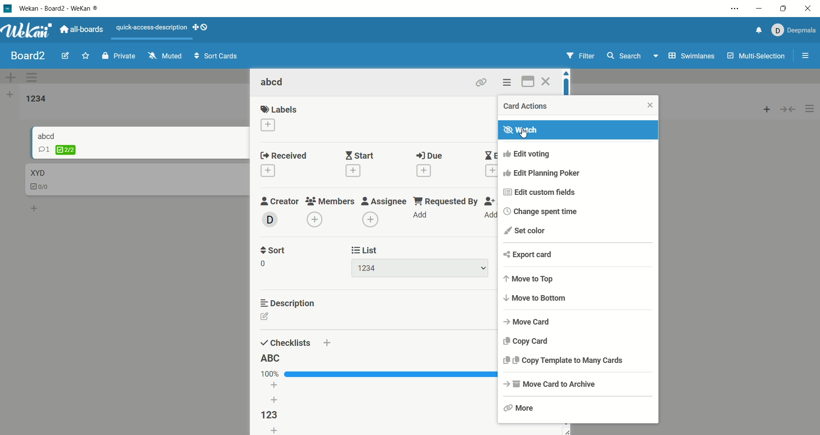 This screenshot has height=435, width=820. What do you see at coordinates (31, 207) in the screenshot?
I see `add` at bounding box center [31, 207].